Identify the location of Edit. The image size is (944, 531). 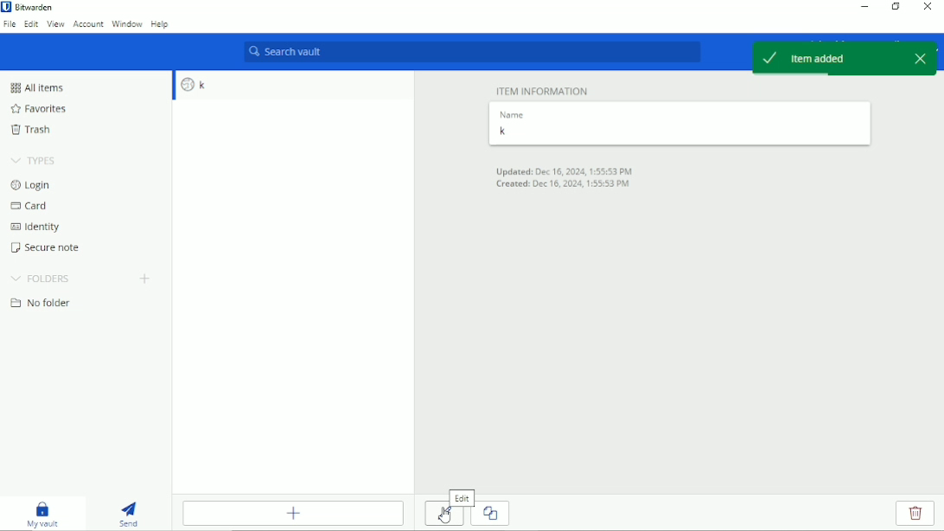
(462, 497).